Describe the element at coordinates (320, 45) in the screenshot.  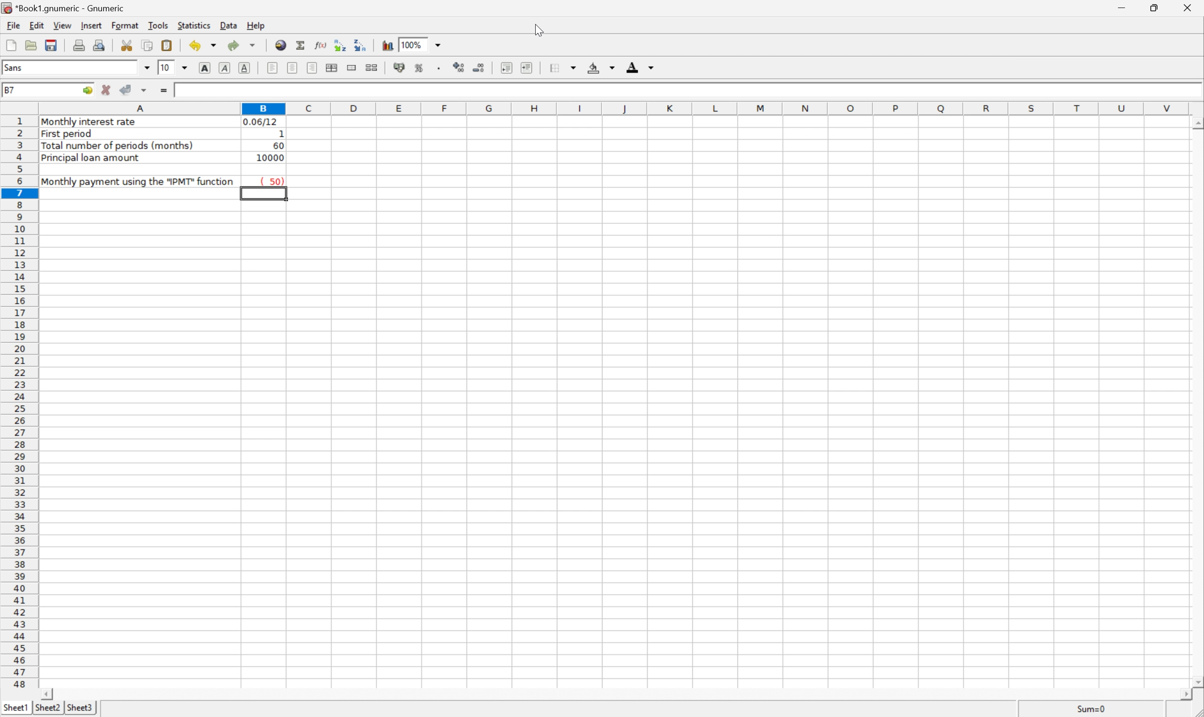
I see `Edit function in current cell` at that location.